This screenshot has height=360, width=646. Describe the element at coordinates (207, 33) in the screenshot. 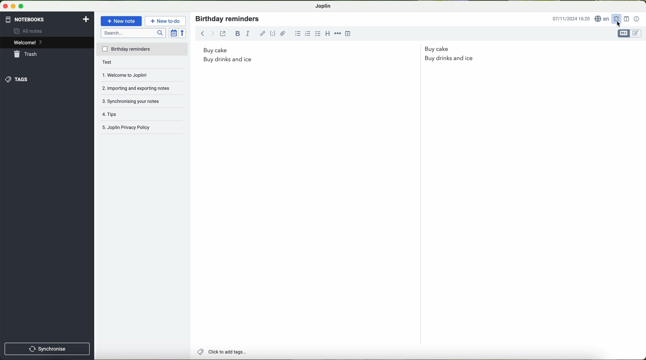

I see `back arrow` at that location.